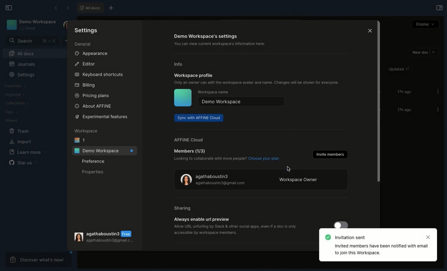 The width and height of the screenshot is (447, 271). Describe the element at coordinates (94, 162) in the screenshot. I see `Preference` at that location.